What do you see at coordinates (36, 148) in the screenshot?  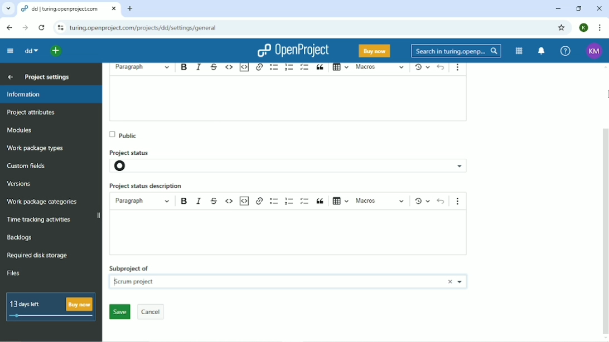 I see `Work package types` at bounding box center [36, 148].